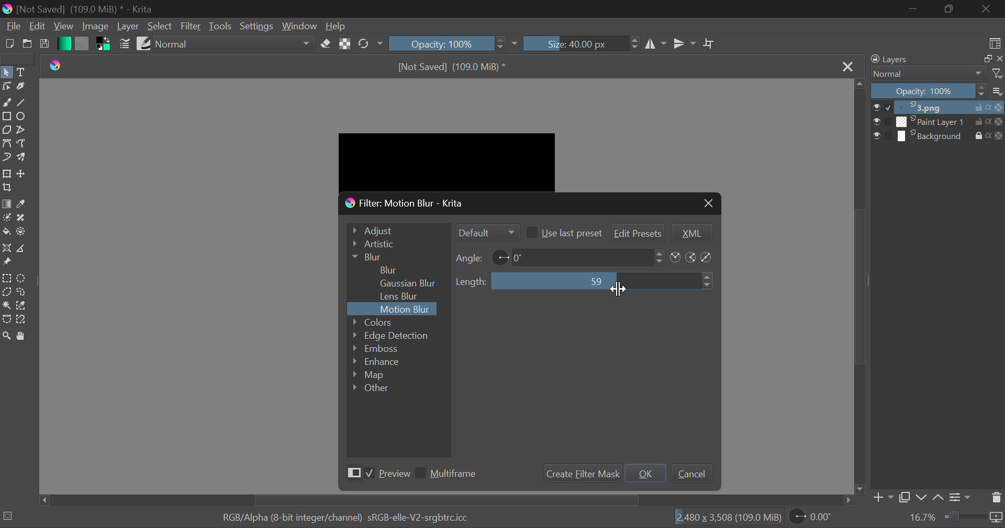  I want to click on View, so click(62, 26).